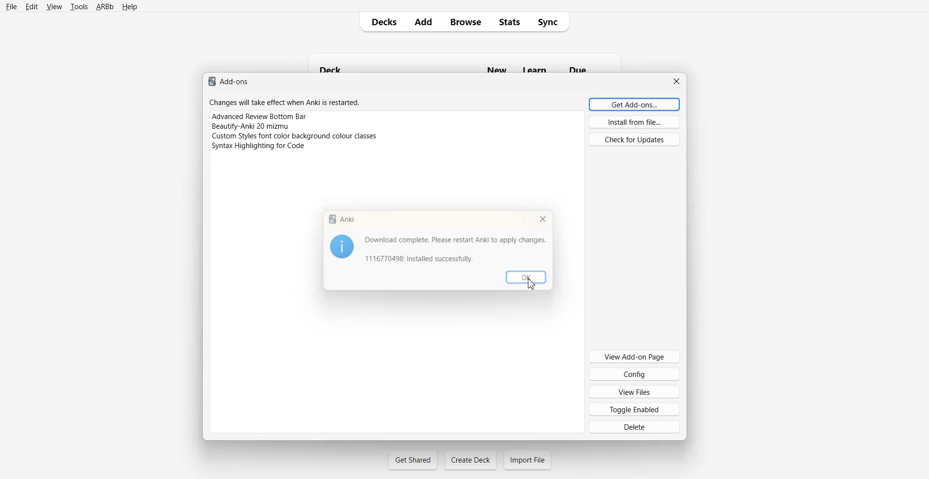  I want to click on Changes will take effect when Anki is restarted, so click(284, 102).